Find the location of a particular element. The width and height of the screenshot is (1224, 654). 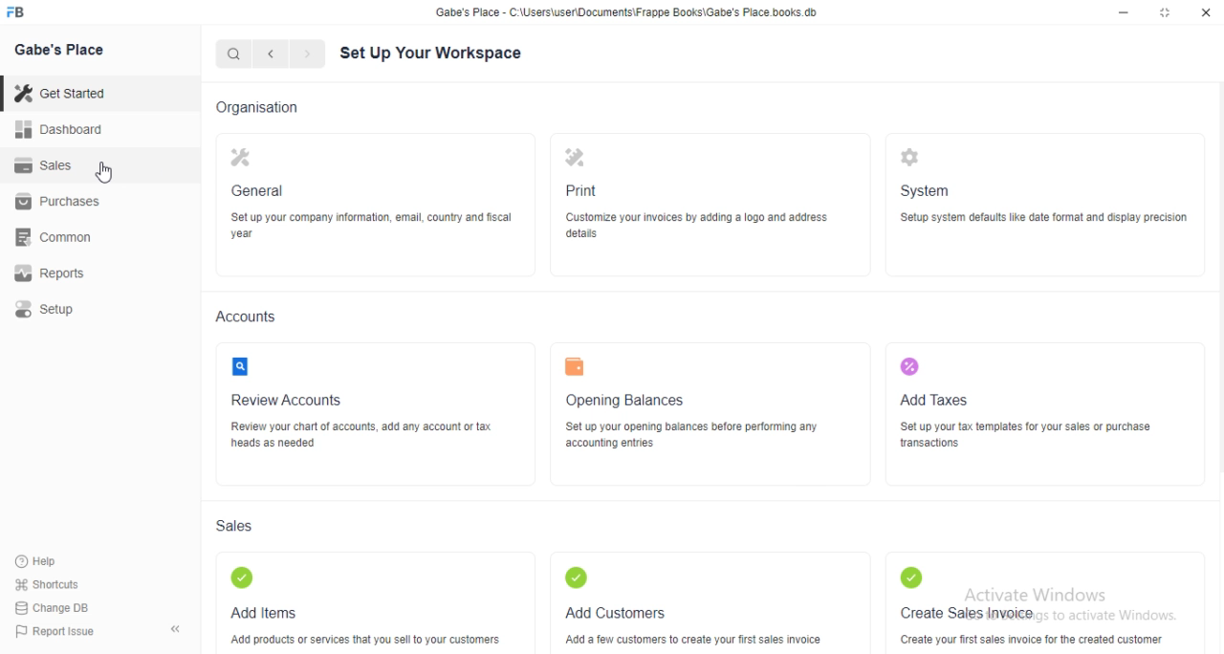

Add a few customers to create your first sales invoice is located at coordinates (692, 637).